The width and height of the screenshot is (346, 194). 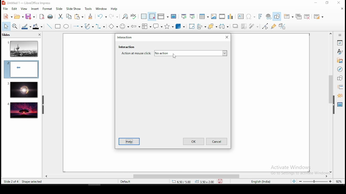 I want to click on close, so click(x=342, y=9).